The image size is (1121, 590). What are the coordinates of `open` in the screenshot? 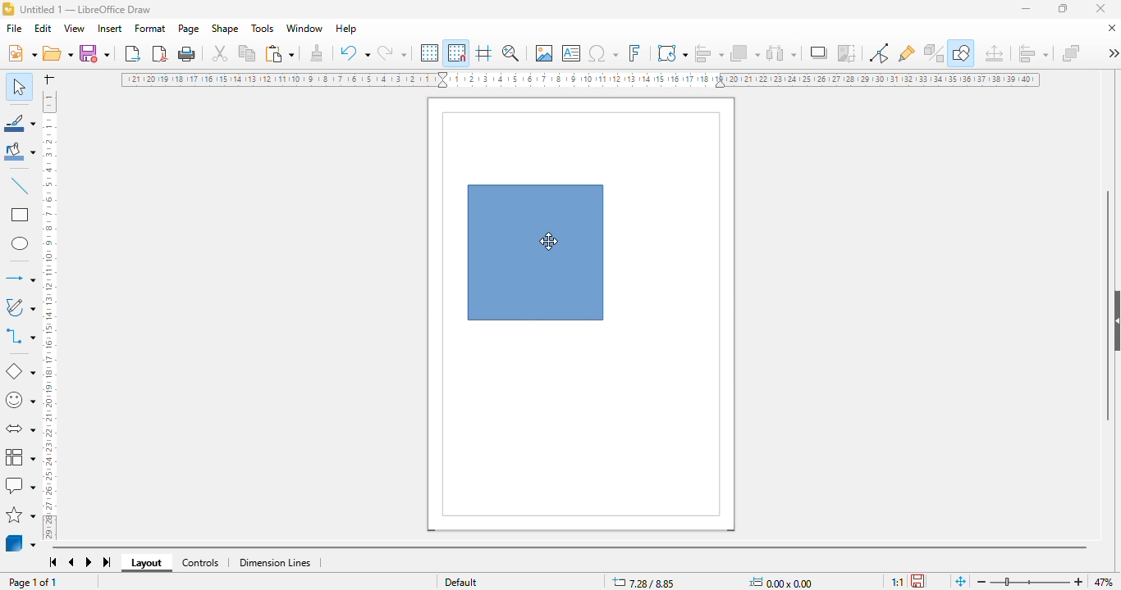 It's located at (57, 53).